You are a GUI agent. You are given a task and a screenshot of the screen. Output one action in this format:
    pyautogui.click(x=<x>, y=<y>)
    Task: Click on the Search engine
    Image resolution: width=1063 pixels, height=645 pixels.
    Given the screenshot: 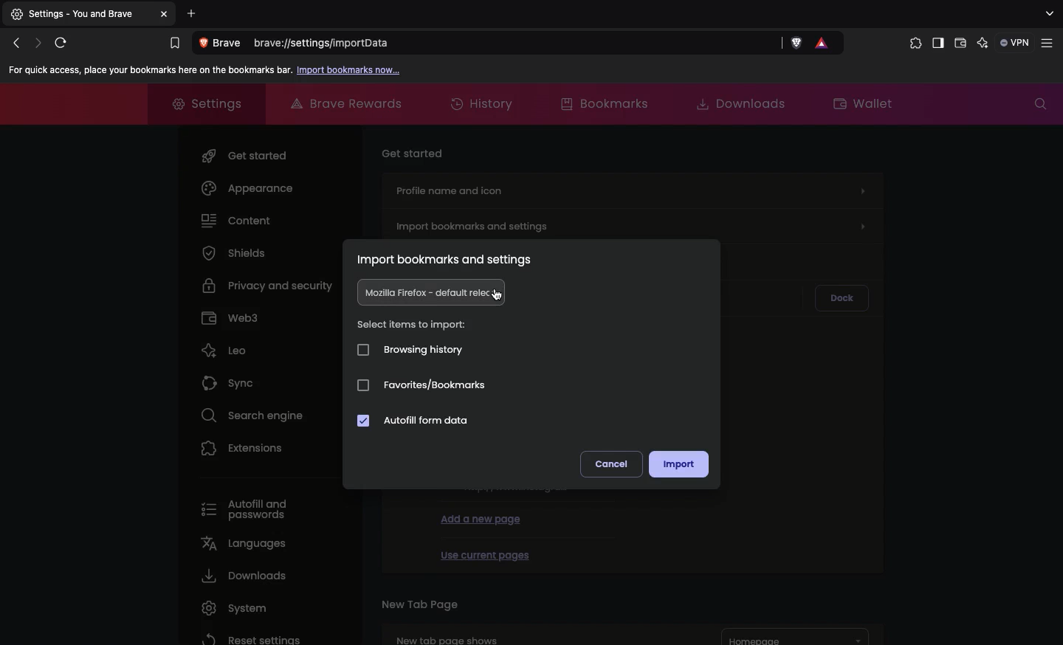 What is the action you would take?
    pyautogui.click(x=247, y=413)
    